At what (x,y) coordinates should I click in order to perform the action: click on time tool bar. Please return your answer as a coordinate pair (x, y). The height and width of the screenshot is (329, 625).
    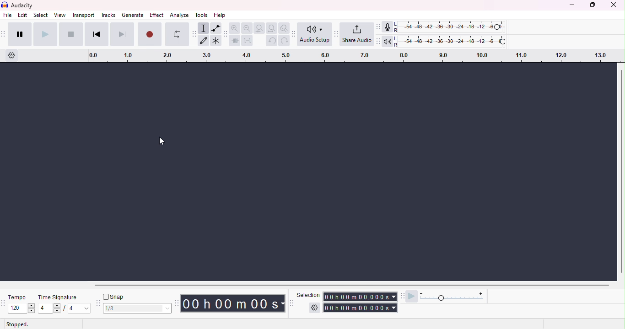
    Looking at the image, I should click on (178, 302).